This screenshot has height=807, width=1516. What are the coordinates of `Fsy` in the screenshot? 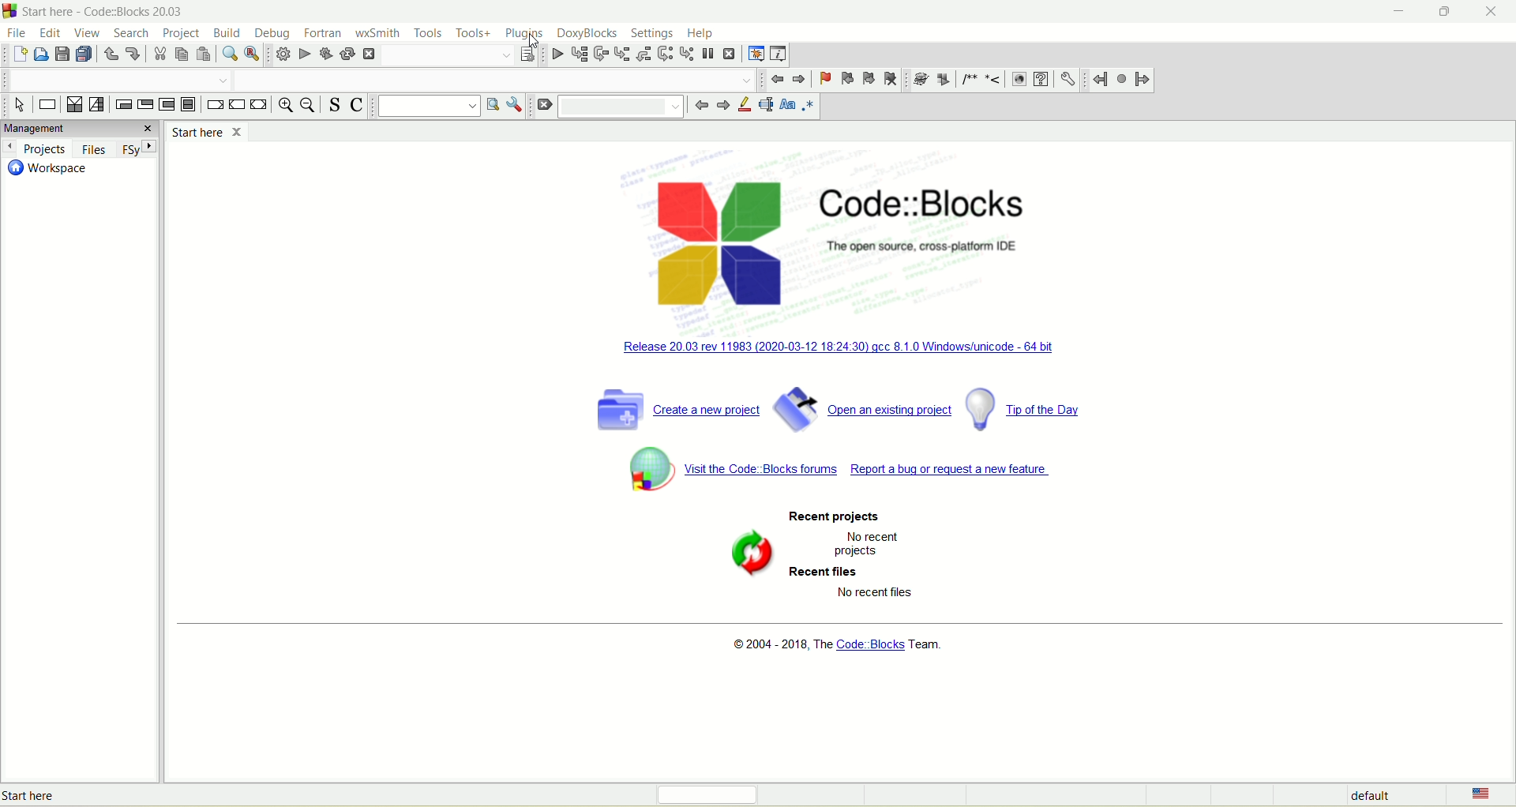 It's located at (137, 148).